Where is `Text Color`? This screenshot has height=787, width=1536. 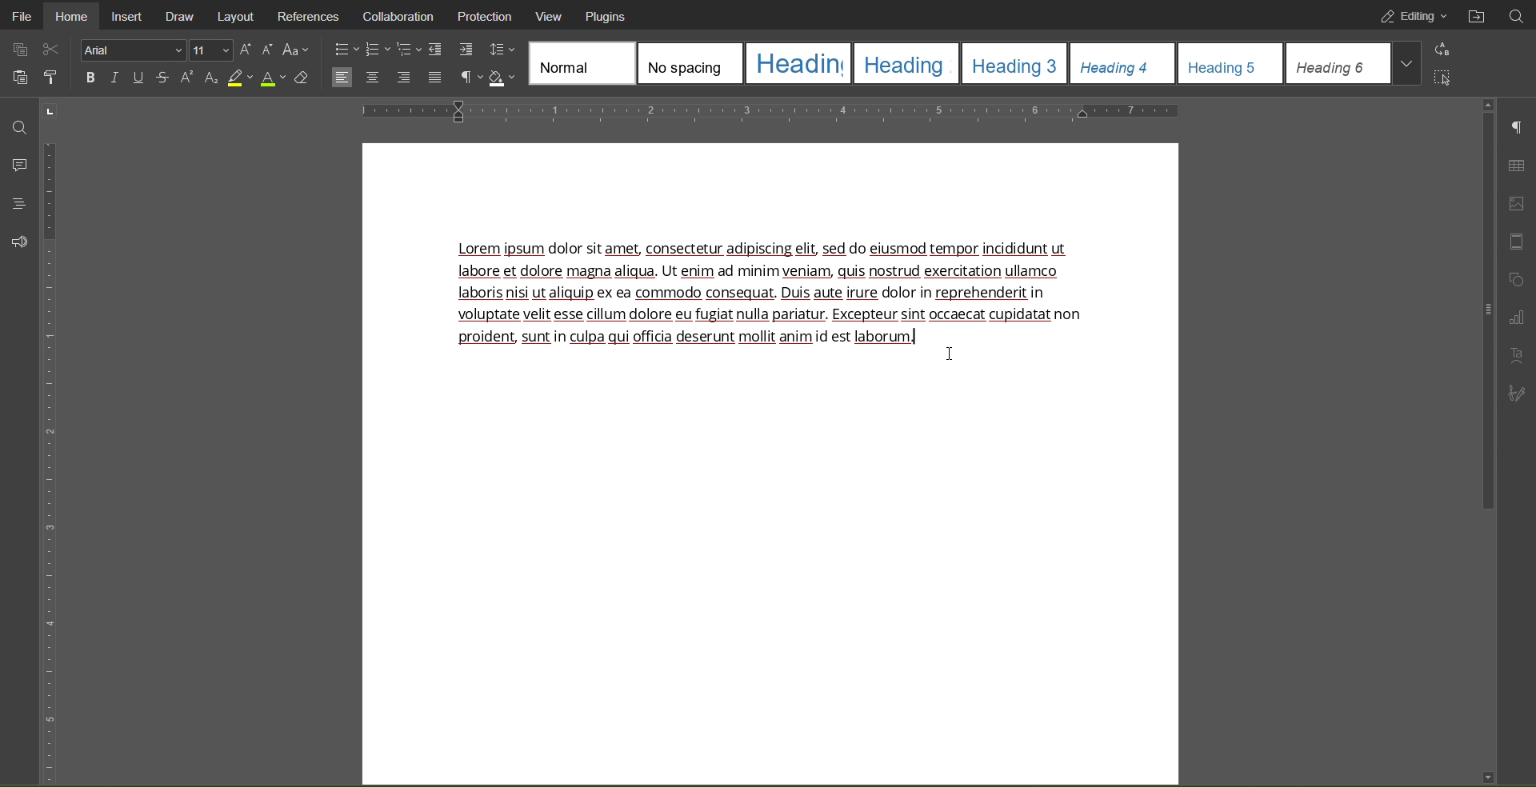 Text Color is located at coordinates (273, 78).